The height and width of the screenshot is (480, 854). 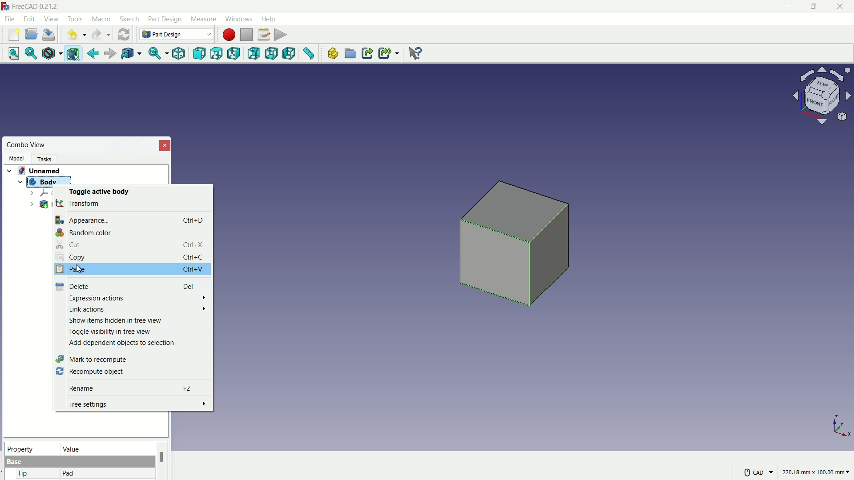 What do you see at coordinates (200, 54) in the screenshot?
I see `front view` at bounding box center [200, 54].